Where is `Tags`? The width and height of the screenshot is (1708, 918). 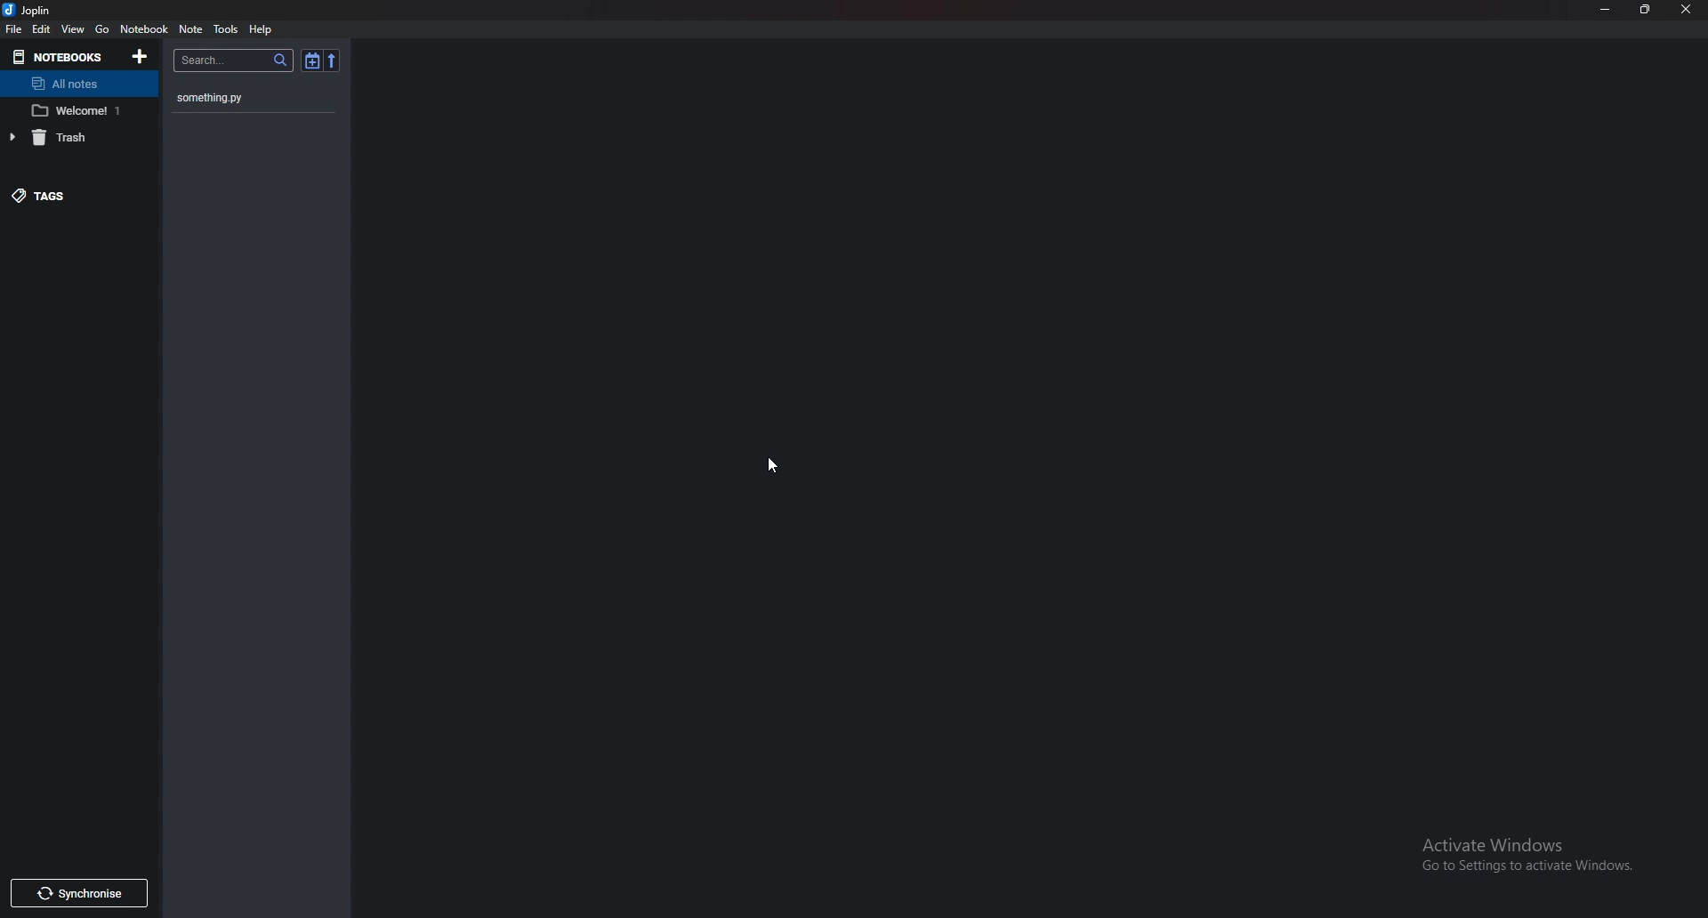 Tags is located at coordinates (76, 196).